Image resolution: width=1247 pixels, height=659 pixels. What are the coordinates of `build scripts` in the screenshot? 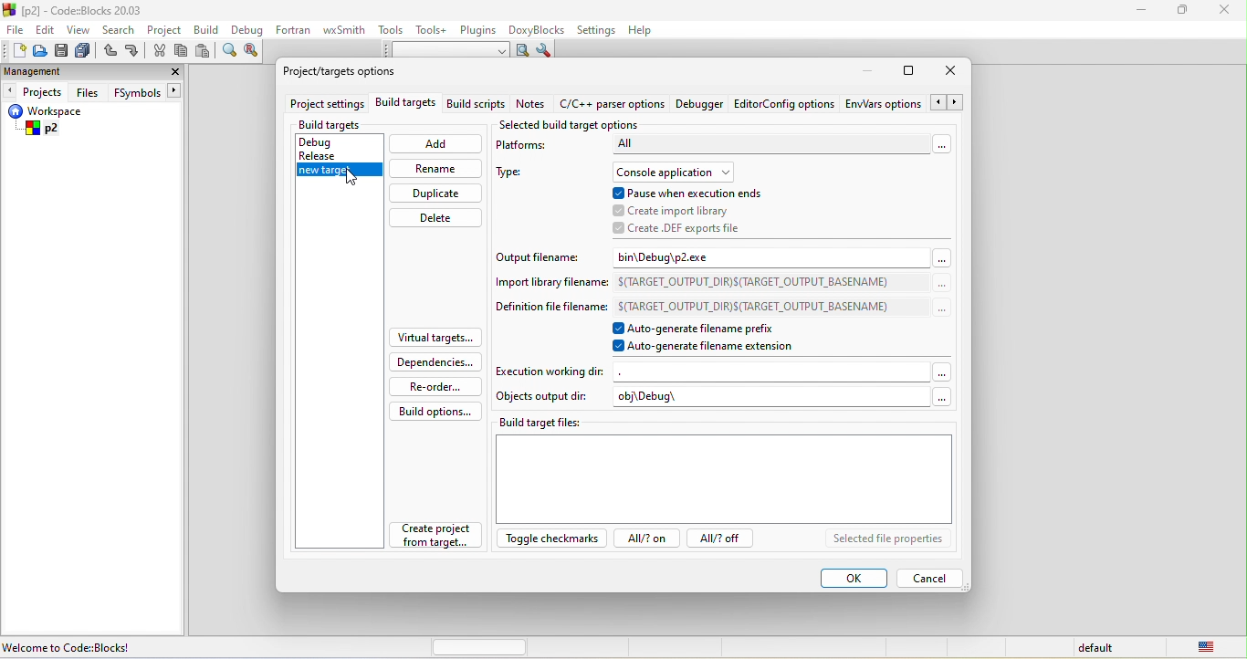 It's located at (475, 106).